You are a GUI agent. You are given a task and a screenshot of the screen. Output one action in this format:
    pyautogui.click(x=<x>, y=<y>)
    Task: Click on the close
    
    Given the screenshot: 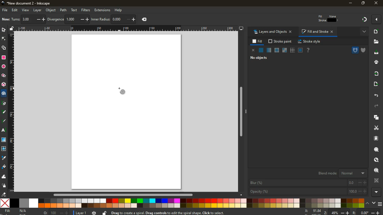 What is the action you would take?
    pyautogui.click(x=253, y=50)
    